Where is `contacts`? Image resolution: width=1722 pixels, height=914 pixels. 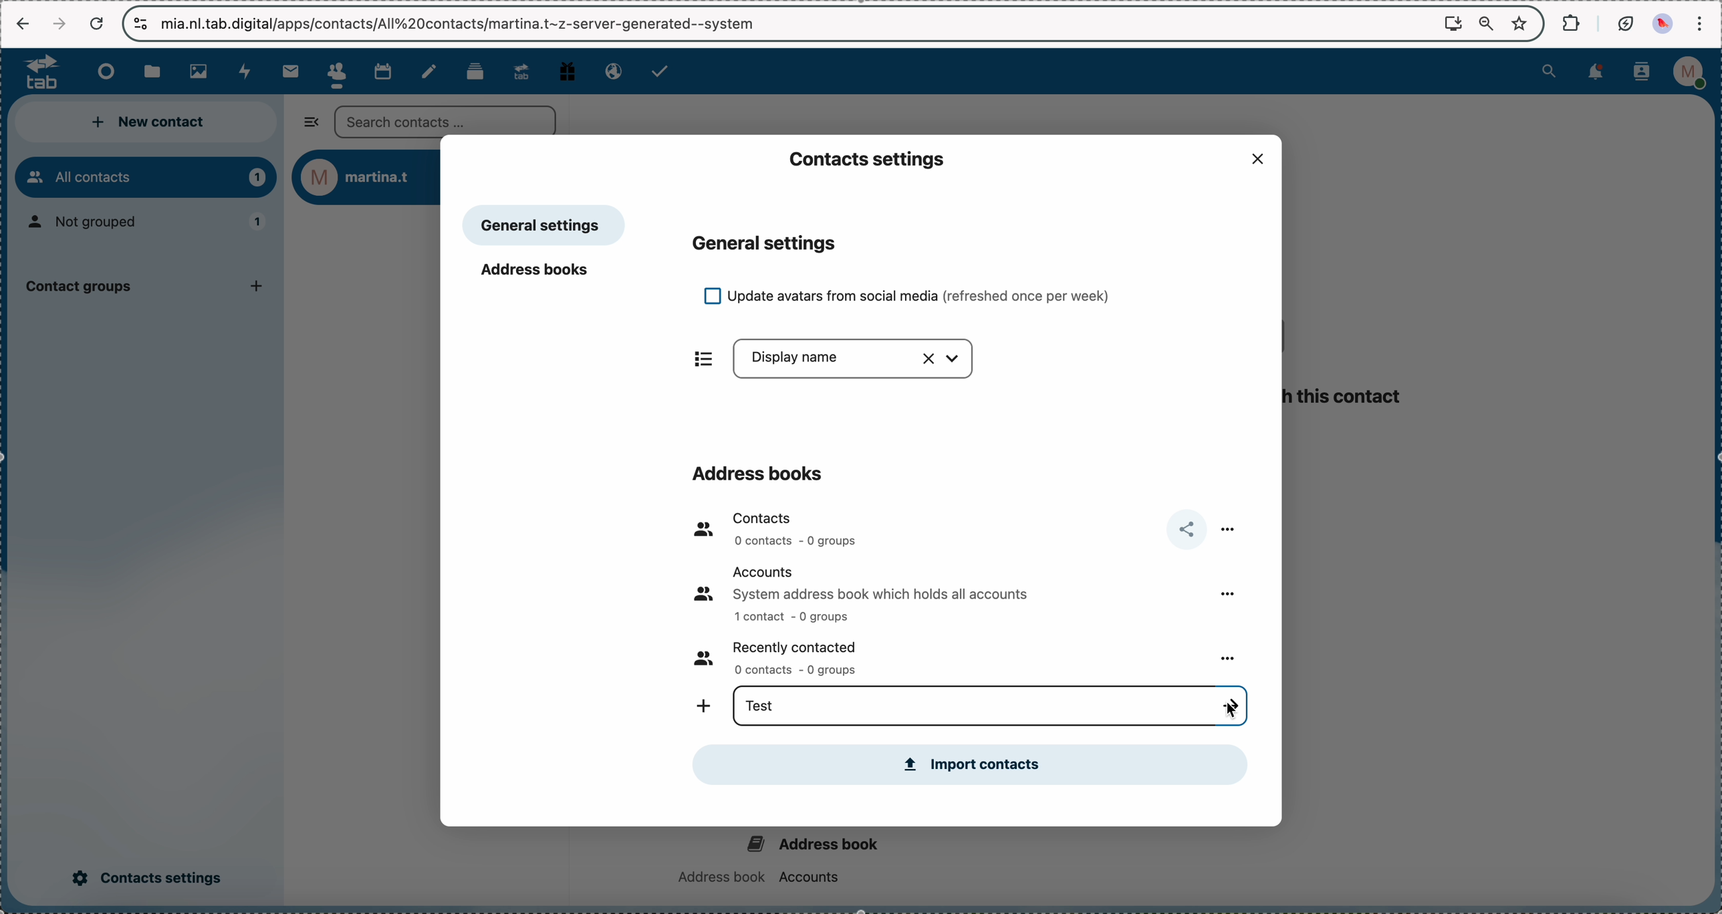 contacts is located at coordinates (773, 529).